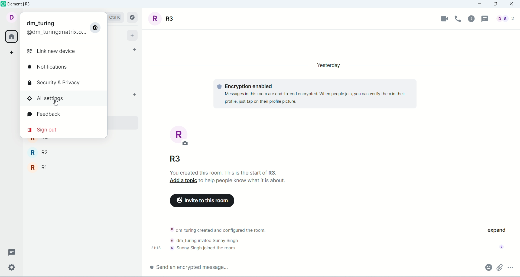 Image resolution: width=520 pixels, height=277 pixels. I want to click on explore rooms, so click(133, 17).